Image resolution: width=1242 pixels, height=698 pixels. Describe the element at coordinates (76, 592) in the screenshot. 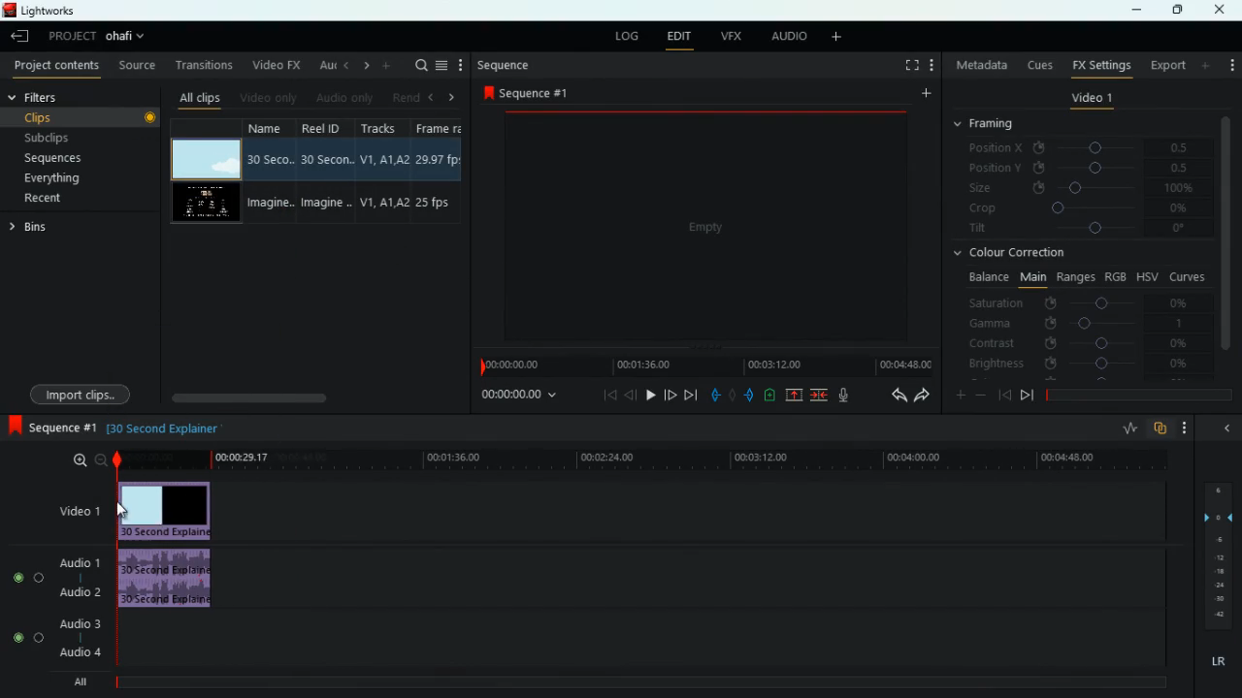

I see `audio 2` at that location.